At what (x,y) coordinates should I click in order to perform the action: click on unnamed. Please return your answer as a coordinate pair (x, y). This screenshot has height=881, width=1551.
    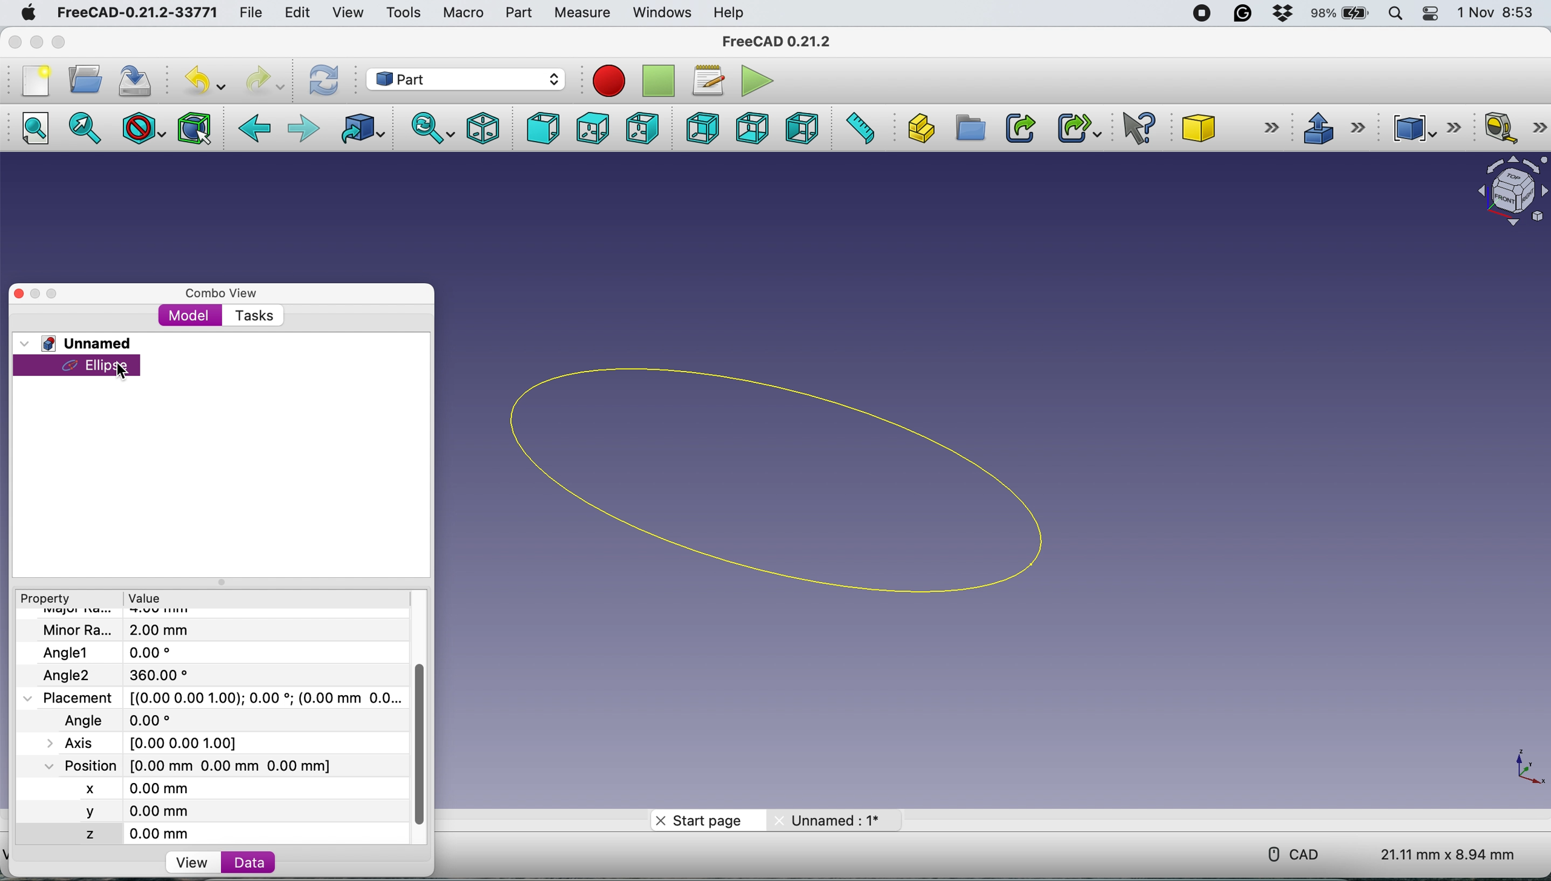
    Looking at the image, I should click on (829, 820).